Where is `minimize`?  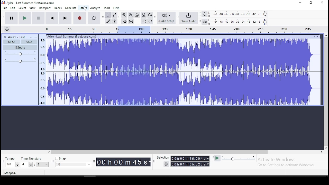 minimize is located at coordinates (300, 3).